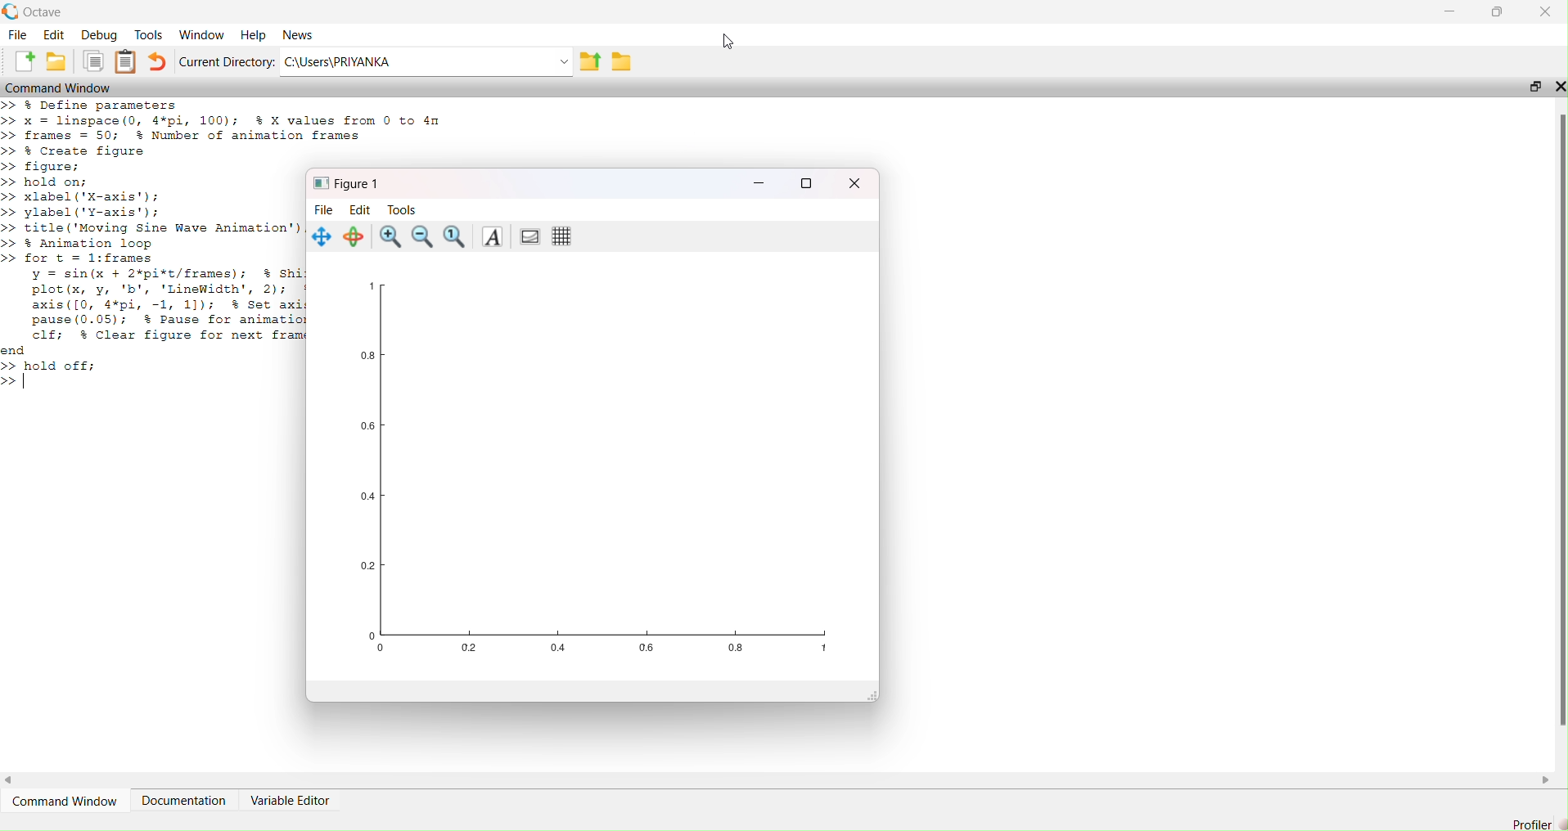  What do you see at coordinates (227, 61) in the screenshot?
I see `Current Directory:` at bounding box center [227, 61].